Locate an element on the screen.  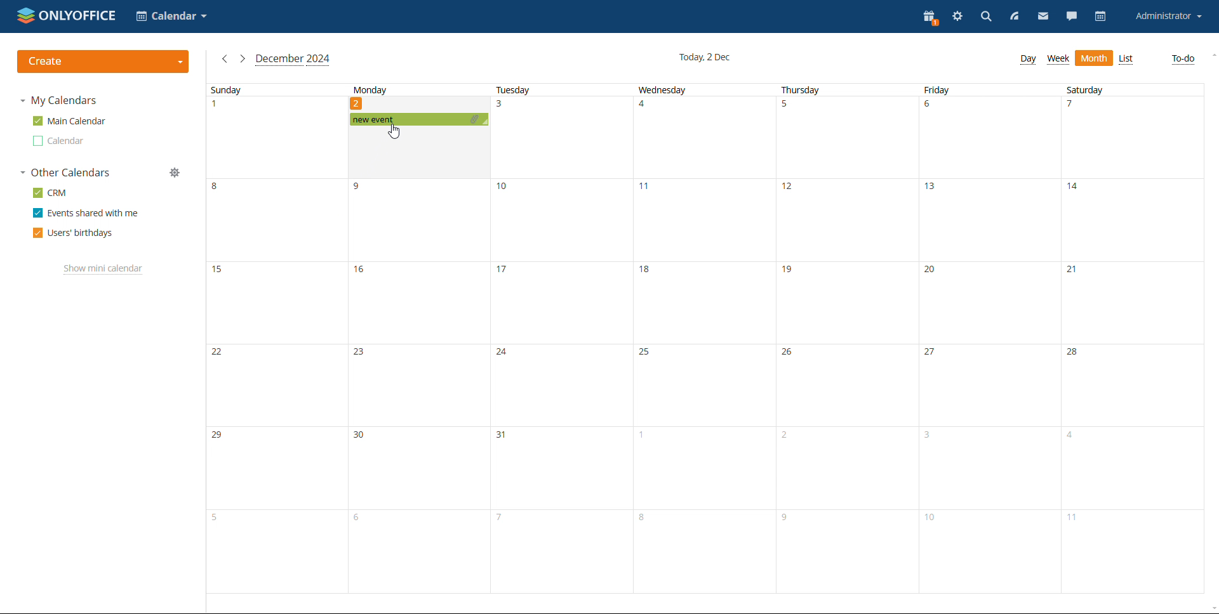
chat is located at coordinates (1072, 16).